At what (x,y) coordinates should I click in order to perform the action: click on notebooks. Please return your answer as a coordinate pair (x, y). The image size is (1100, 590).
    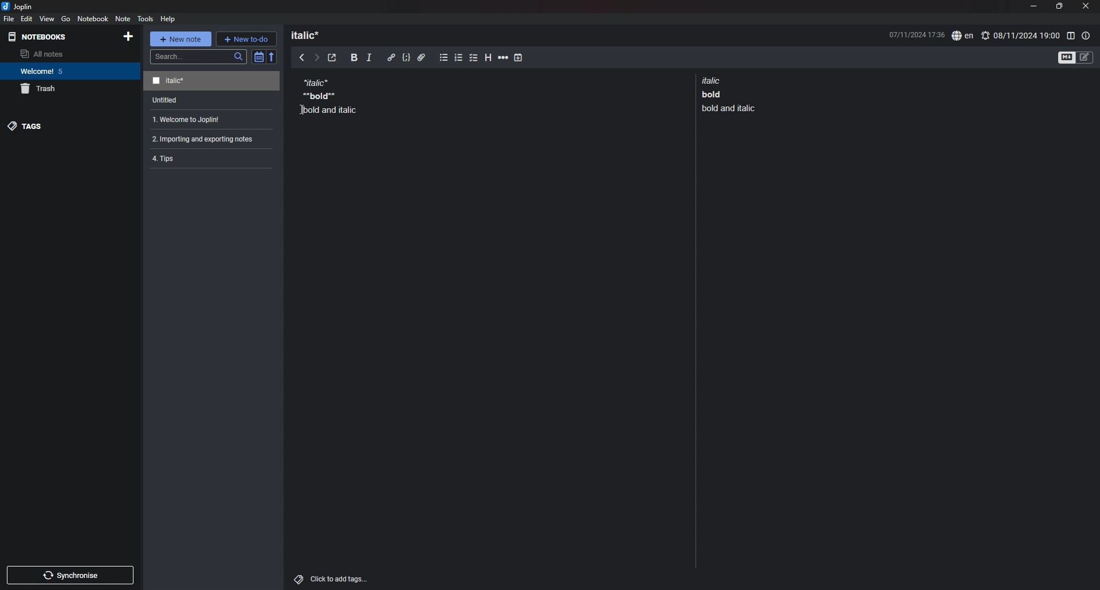
    Looking at the image, I should click on (40, 37).